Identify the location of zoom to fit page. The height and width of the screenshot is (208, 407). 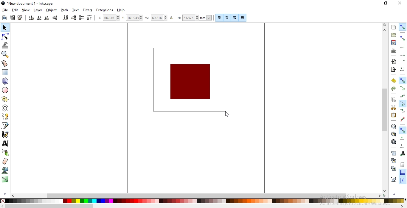
(393, 142).